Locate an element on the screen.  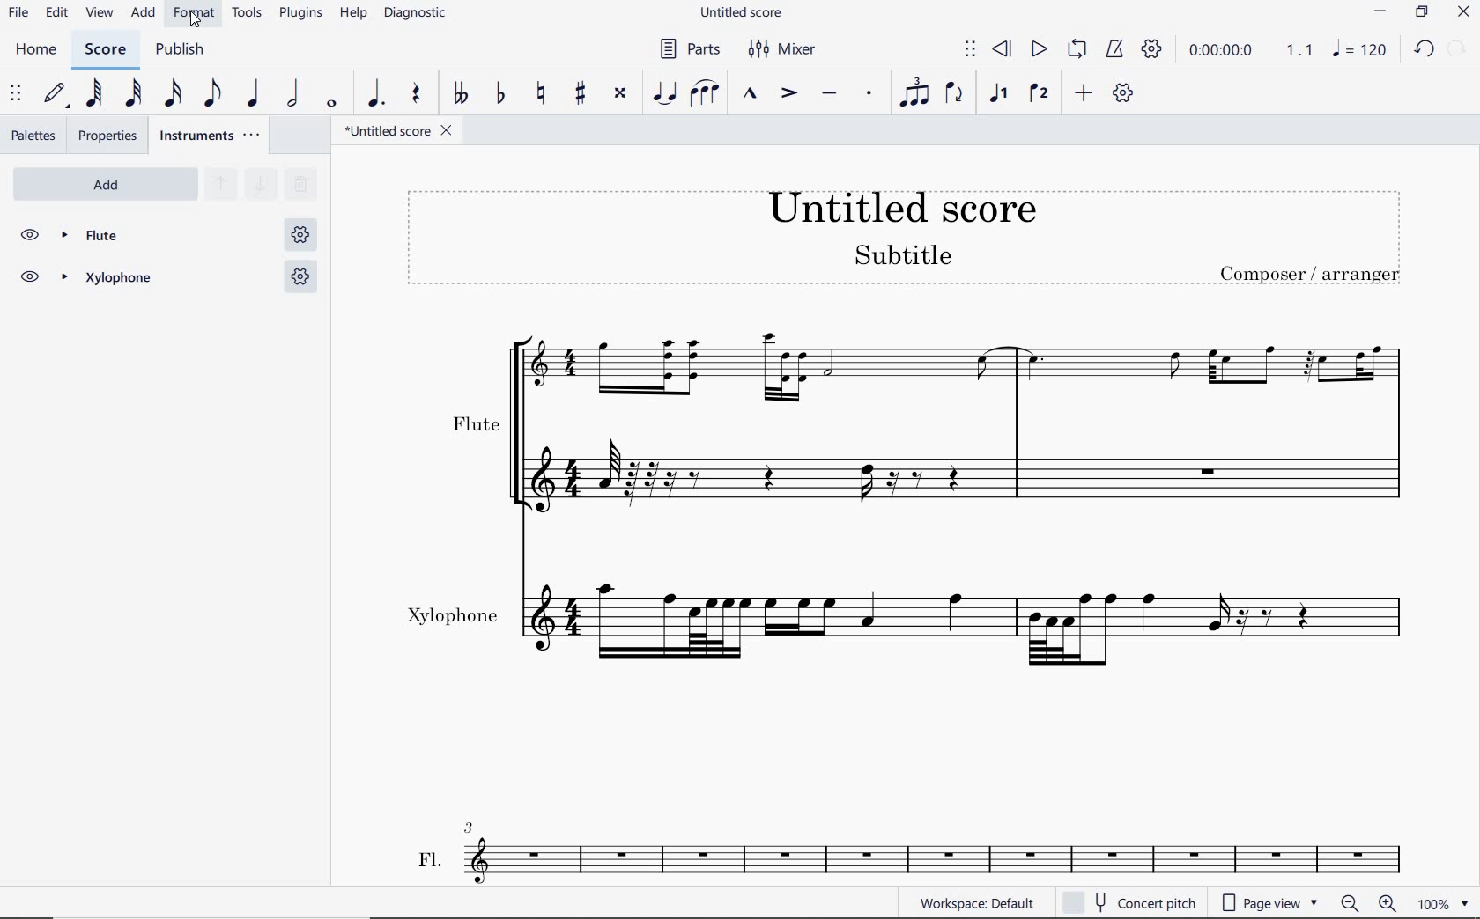
SELECT TO MOVE is located at coordinates (971, 50).